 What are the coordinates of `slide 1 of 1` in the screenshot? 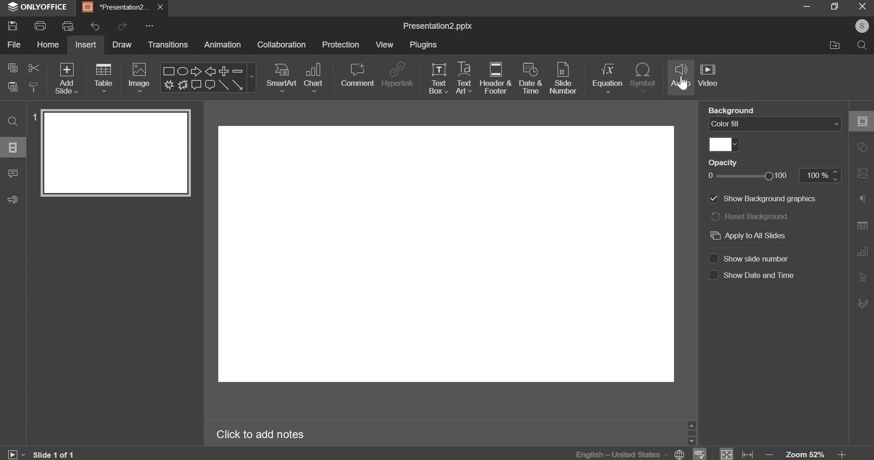 It's located at (54, 454).